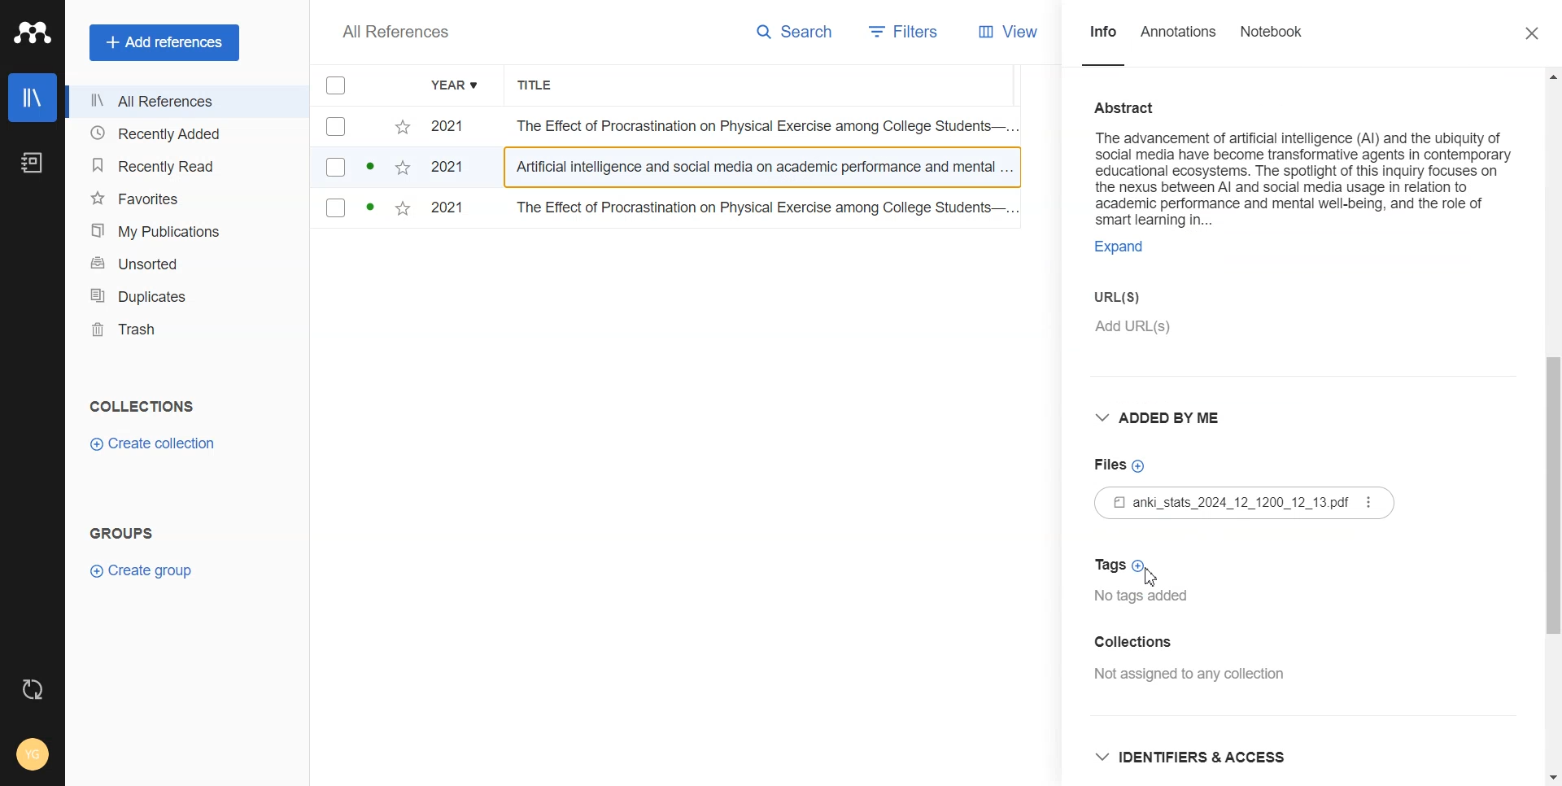 This screenshot has height=786, width=1562. I want to click on Account, so click(32, 754).